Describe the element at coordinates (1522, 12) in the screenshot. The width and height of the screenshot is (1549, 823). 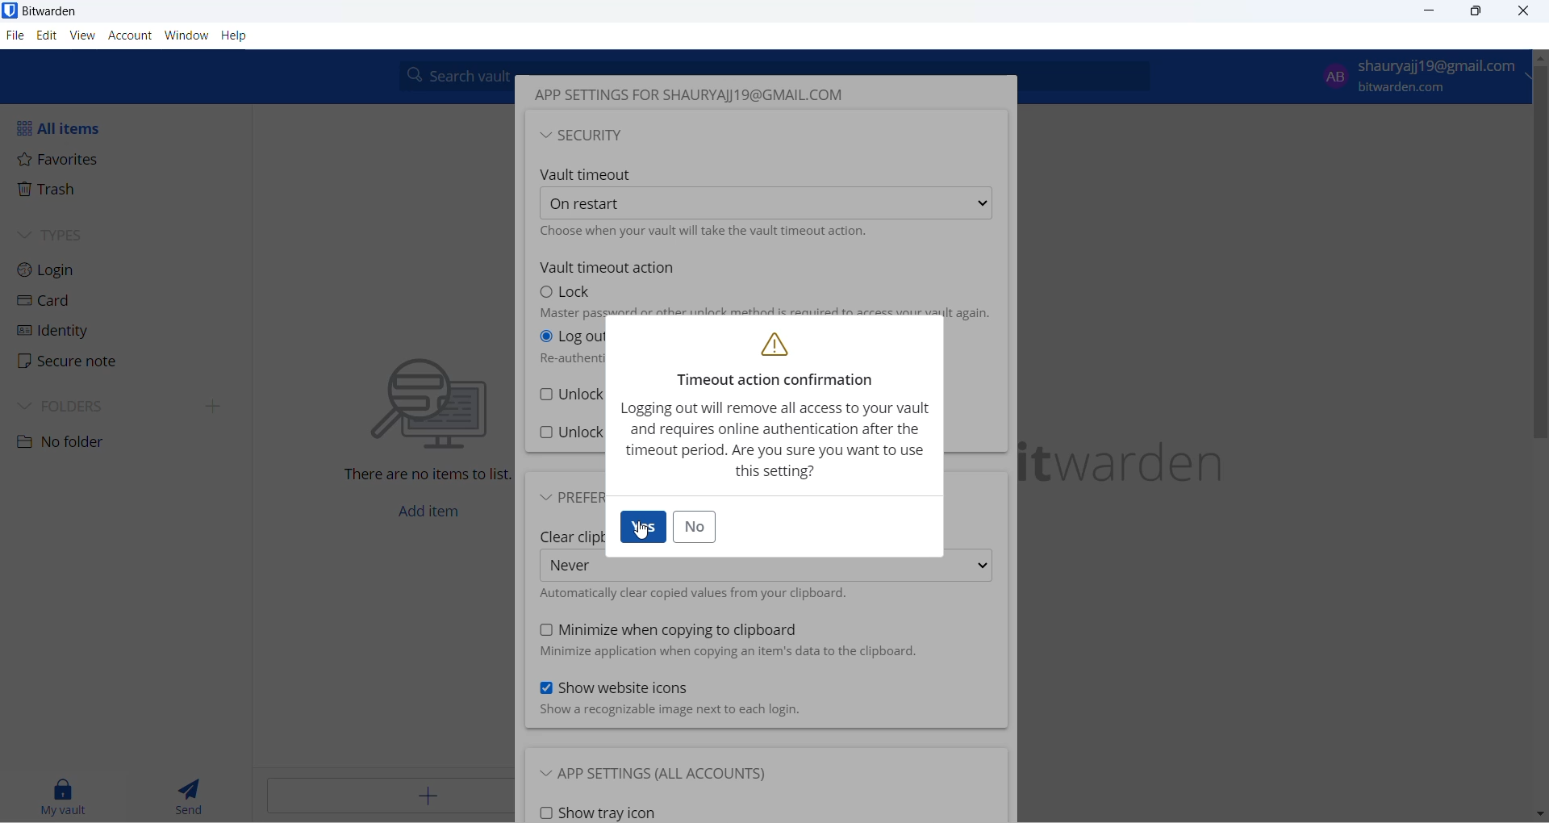
I see `close` at that location.